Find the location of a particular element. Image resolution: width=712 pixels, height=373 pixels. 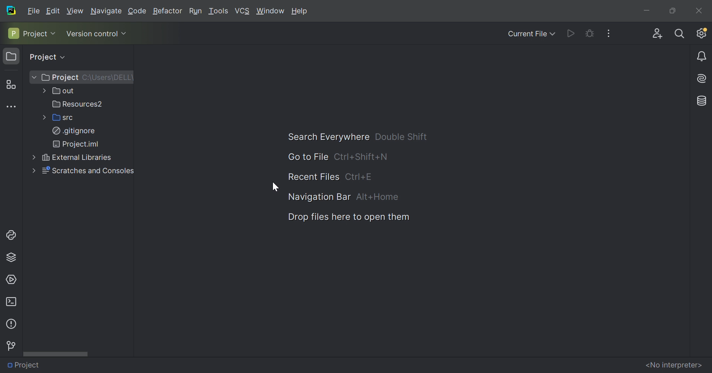

Notifications is located at coordinates (703, 57).